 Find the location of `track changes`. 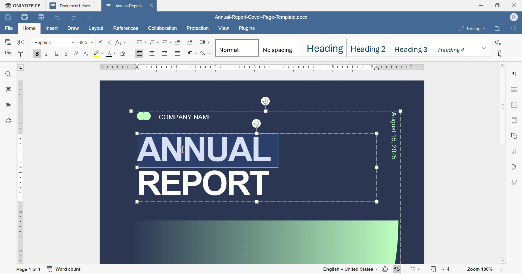

track changes is located at coordinates (415, 270).